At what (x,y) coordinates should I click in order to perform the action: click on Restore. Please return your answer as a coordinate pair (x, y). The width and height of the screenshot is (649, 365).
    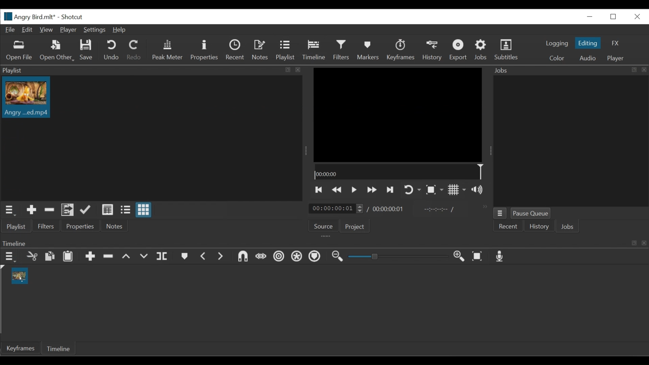
    Looking at the image, I should click on (613, 17).